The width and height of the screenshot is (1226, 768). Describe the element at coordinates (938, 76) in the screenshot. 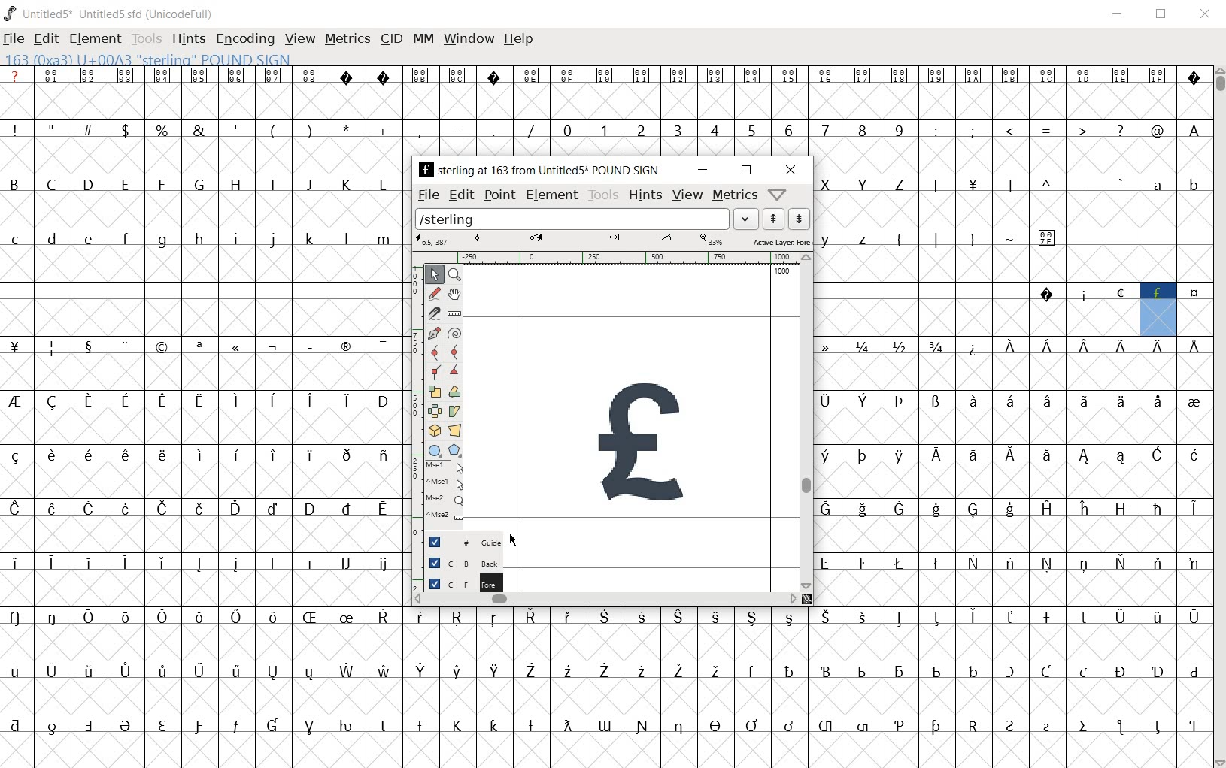

I see `Symbol` at that location.